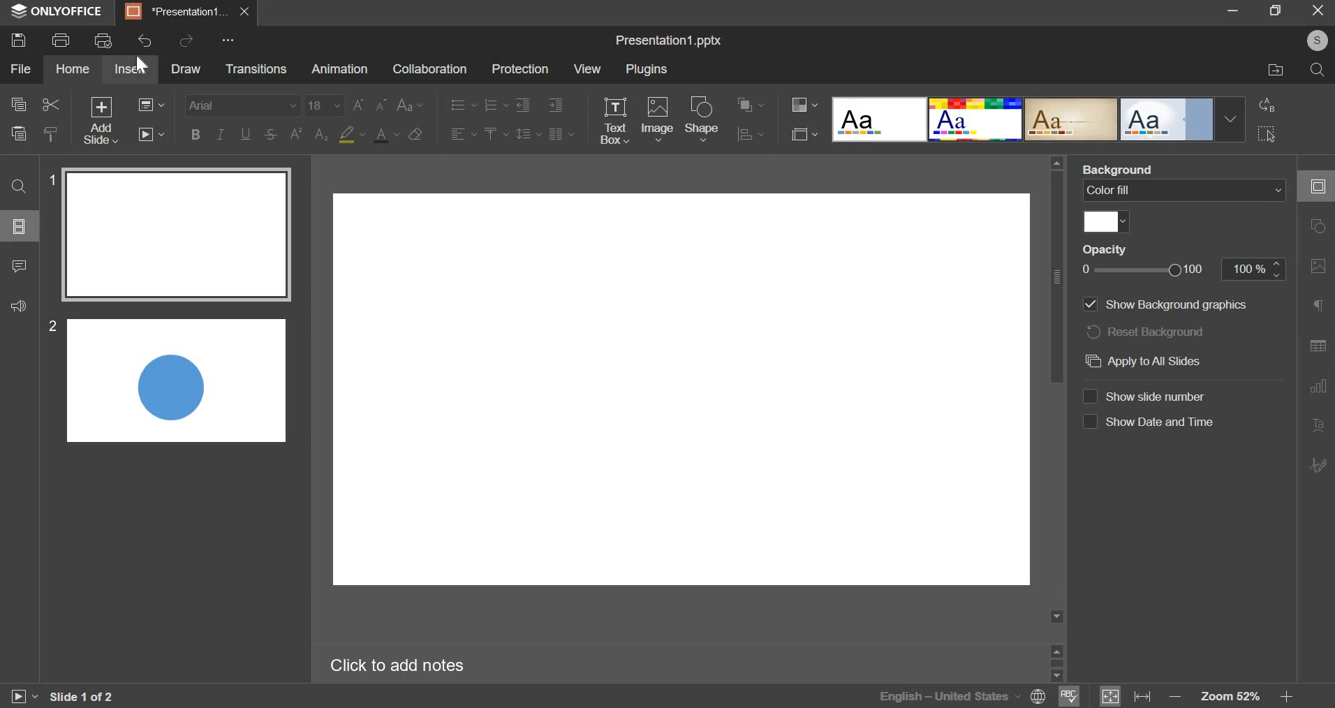  Describe the element at coordinates (1057, 279) in the screenshot. I see `vertical scrollbar` at that location.